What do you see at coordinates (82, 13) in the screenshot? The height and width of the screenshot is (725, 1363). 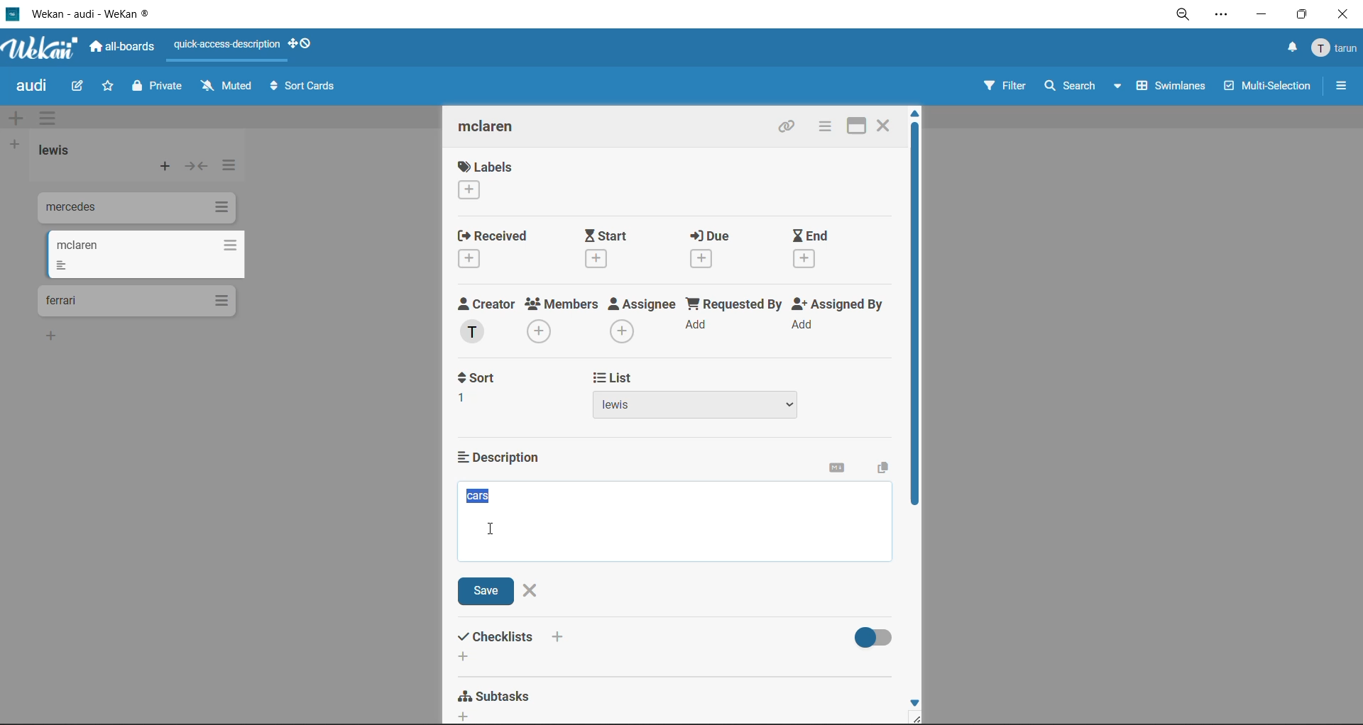 I see `app title` at bounding box center [82, 13].